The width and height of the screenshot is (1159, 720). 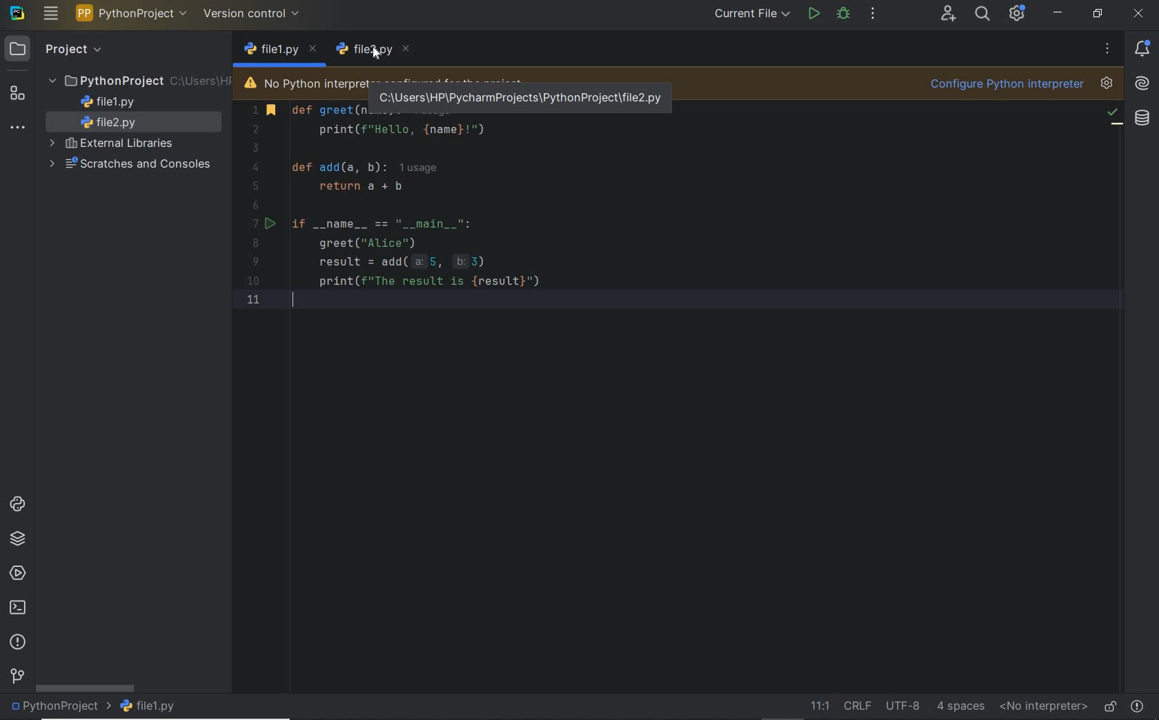 I want to click on current file, so click(x=752, y=13).